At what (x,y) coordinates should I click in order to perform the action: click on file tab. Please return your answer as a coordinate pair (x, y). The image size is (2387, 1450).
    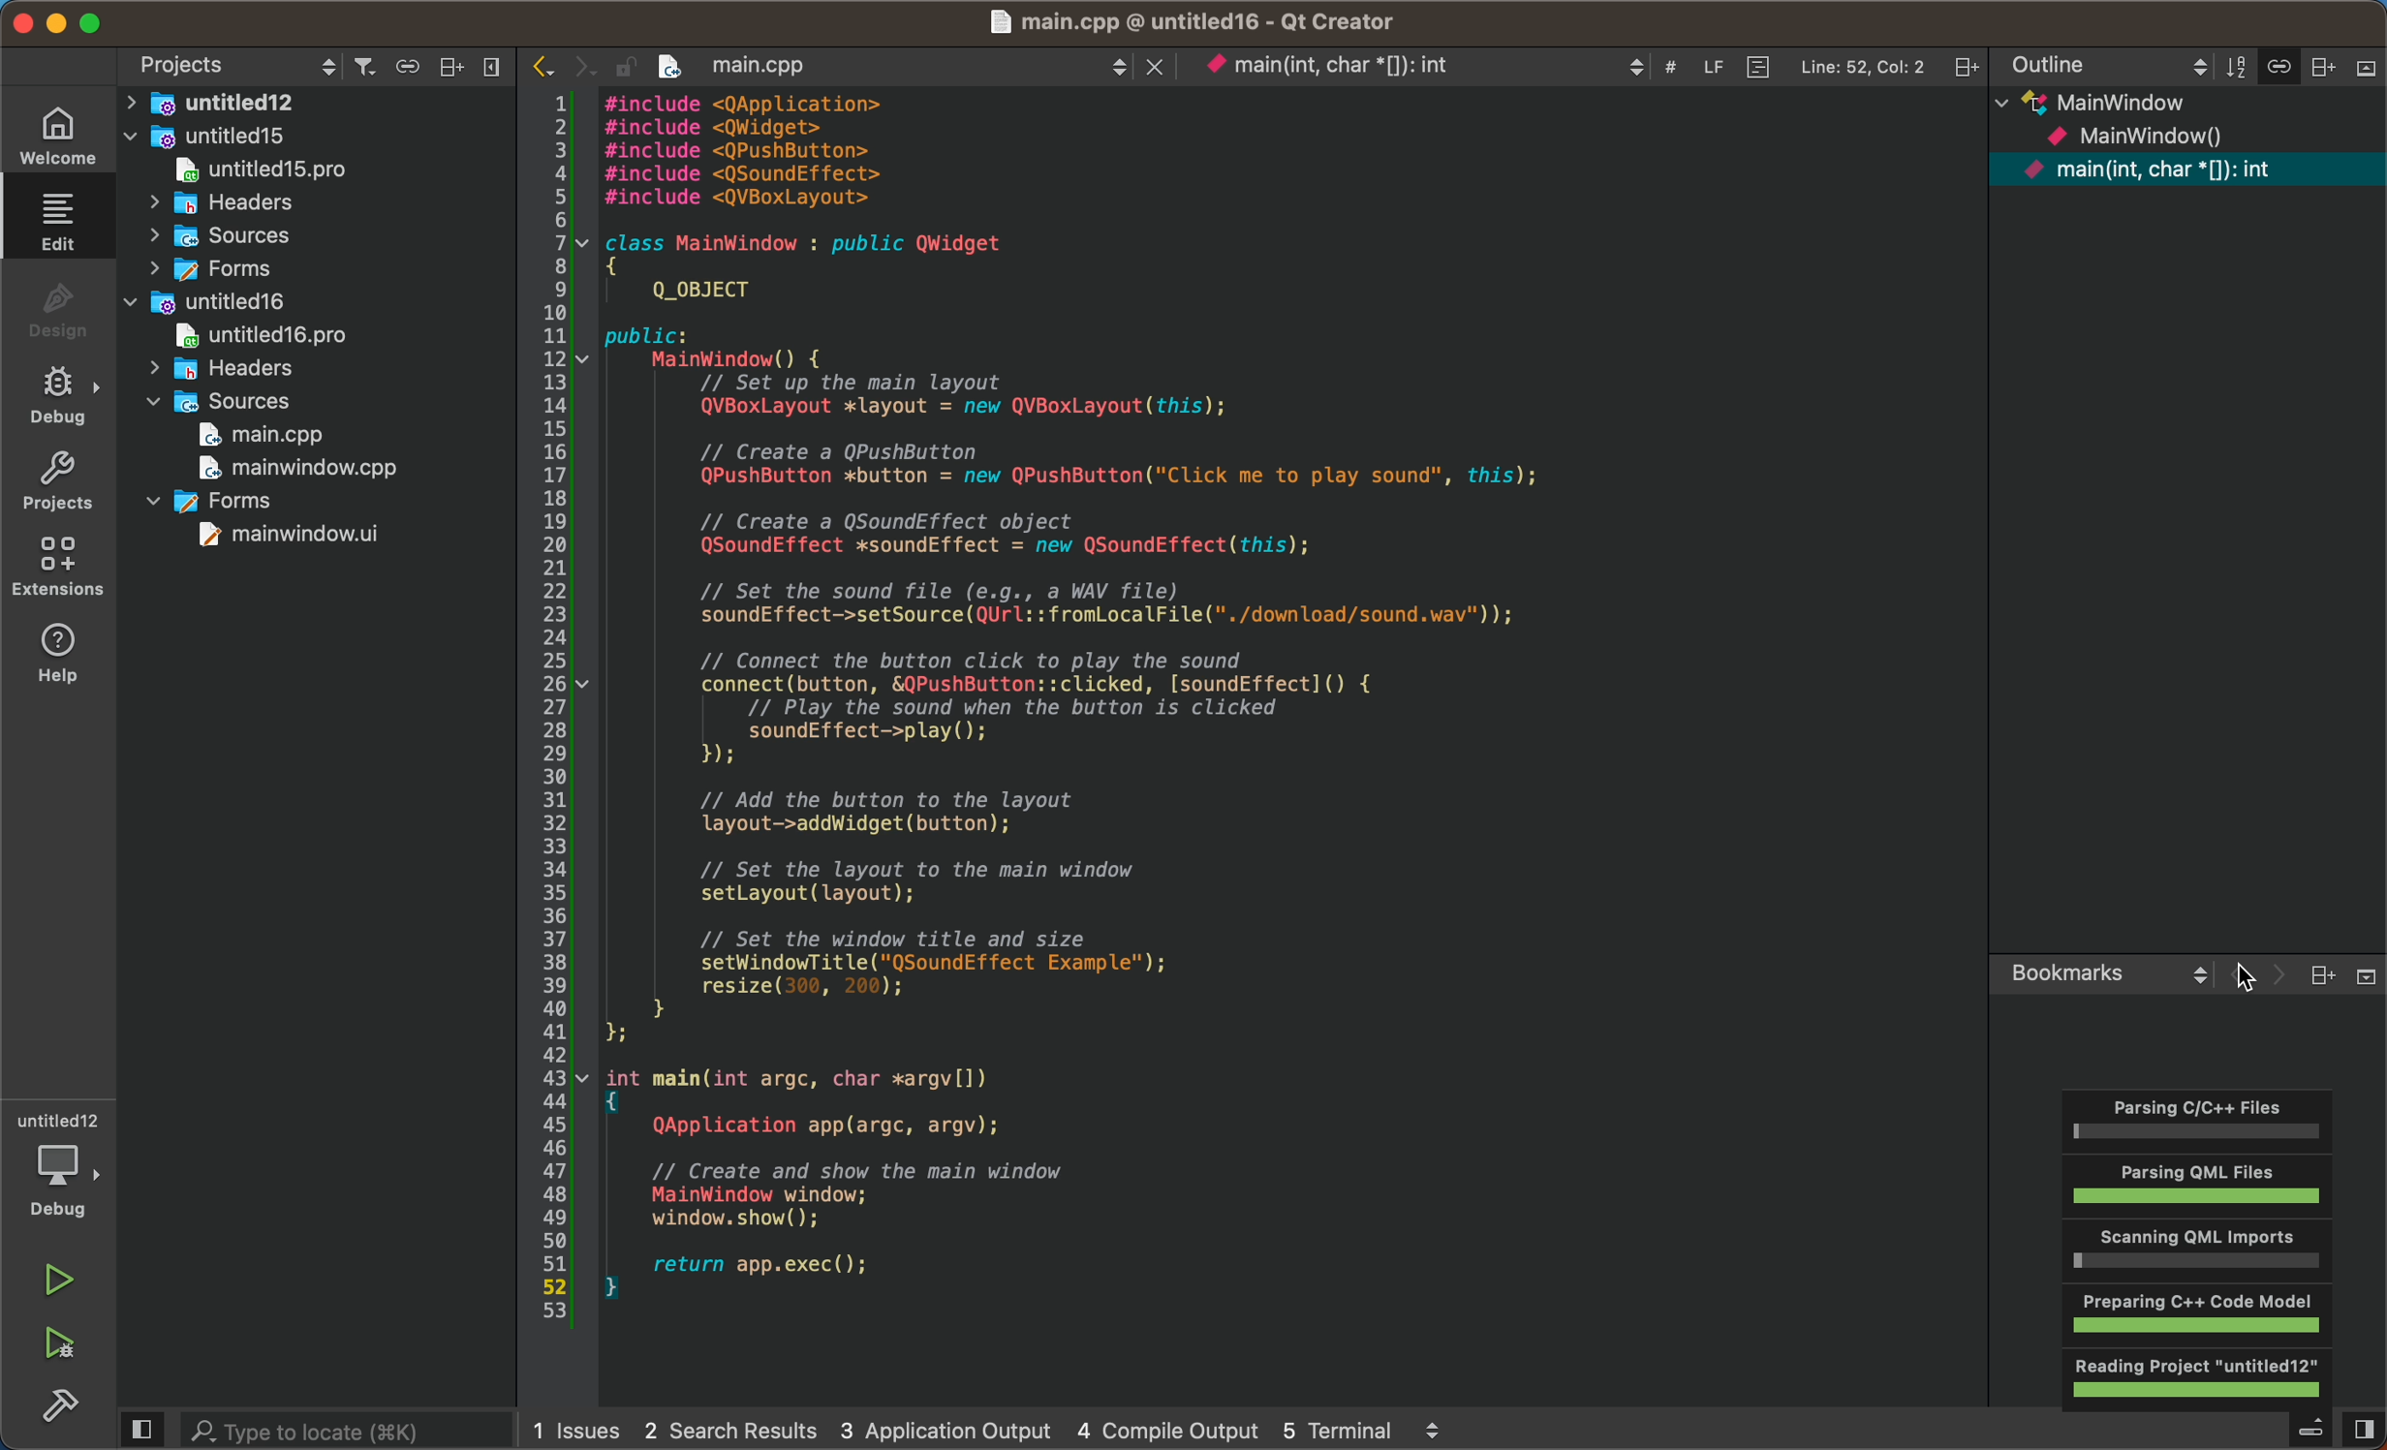
    Looking at the image, I should click on (1320, 71).